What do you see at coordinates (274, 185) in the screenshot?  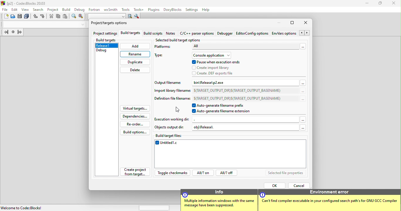 I see `ok` at bounding box center [274, 185].